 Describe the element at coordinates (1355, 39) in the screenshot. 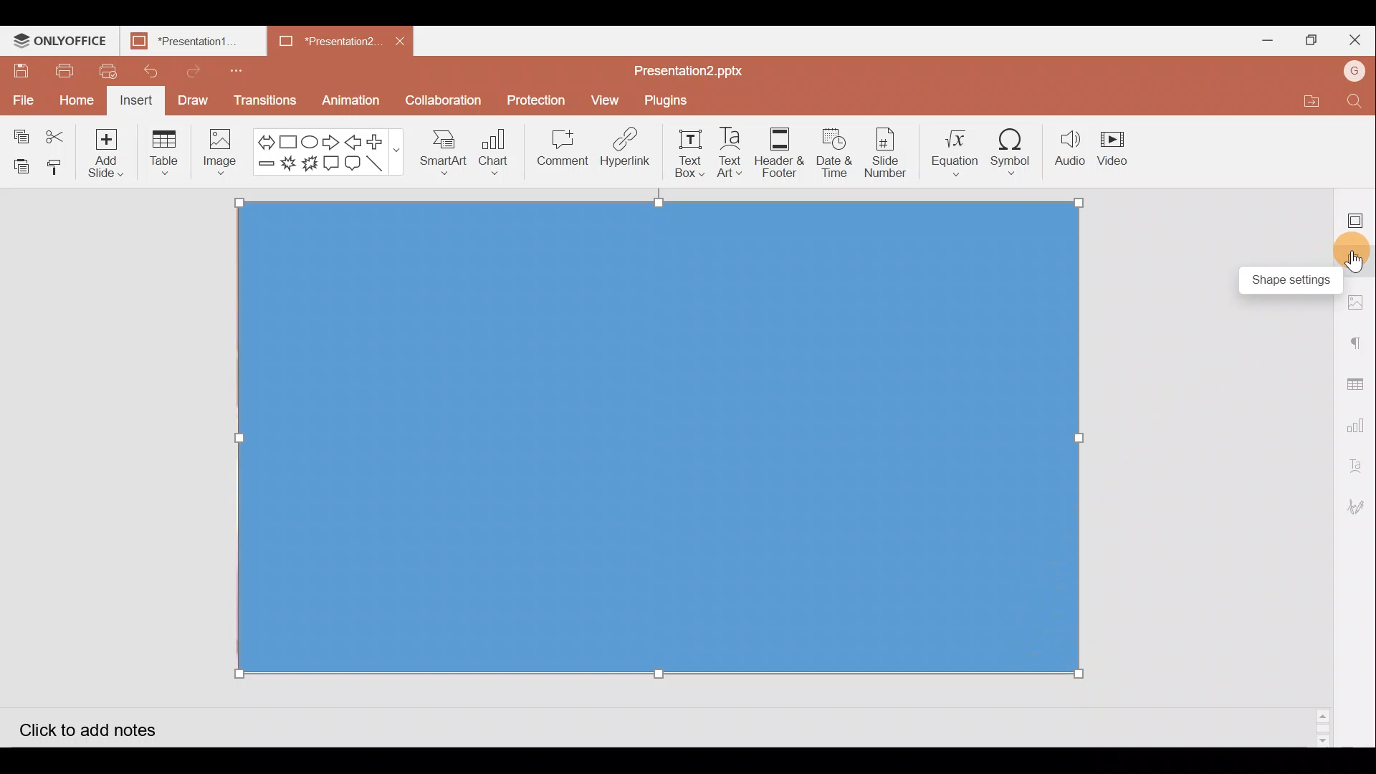

I see `Close` at that location.